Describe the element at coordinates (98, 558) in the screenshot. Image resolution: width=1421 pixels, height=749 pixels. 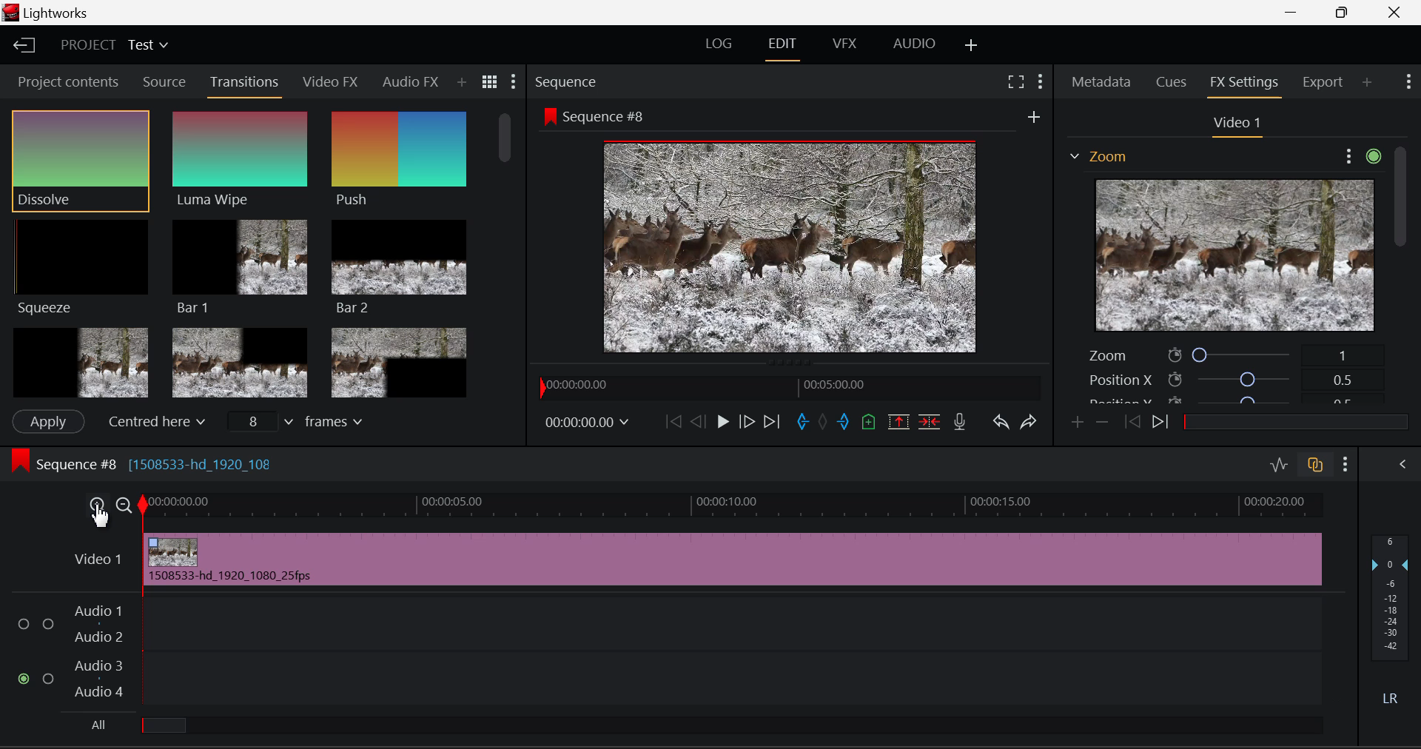
I see `Video Layer` at that location.